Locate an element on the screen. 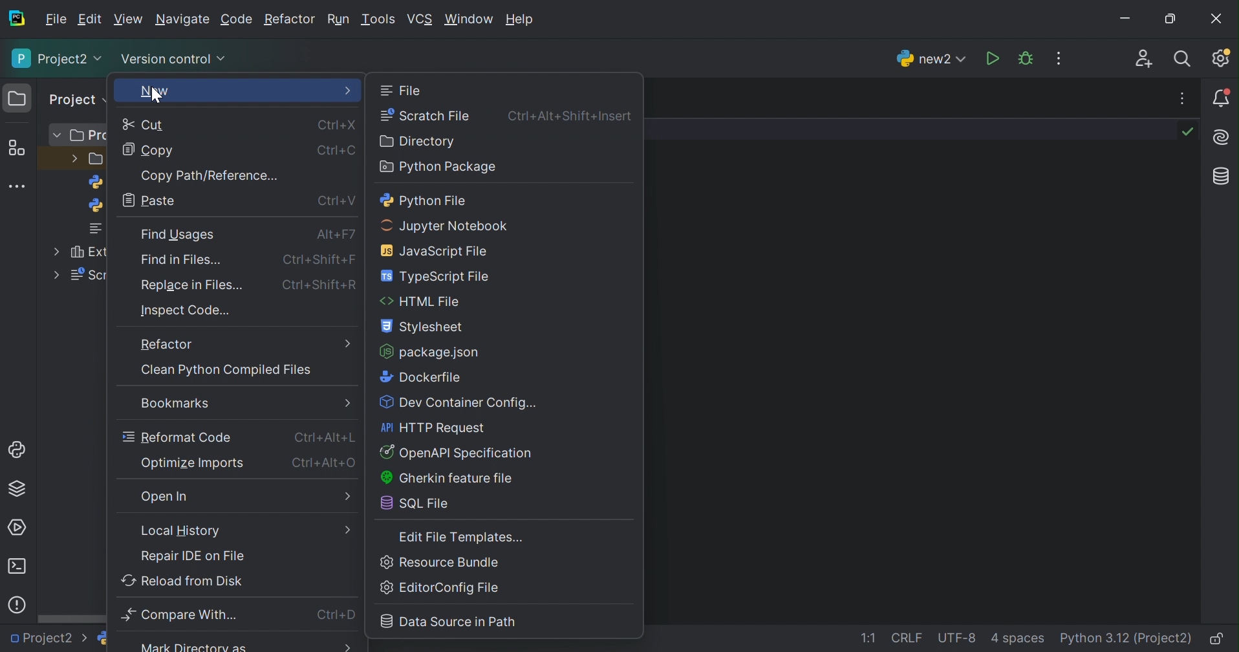 The width and height of the screenshot is (1239, 652). Refactor is located at coordinates (289, 20).